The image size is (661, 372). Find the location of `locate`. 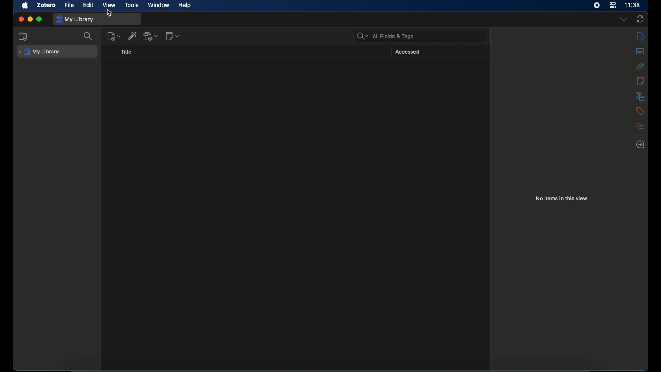

locate is located at coordinates (640, 144).